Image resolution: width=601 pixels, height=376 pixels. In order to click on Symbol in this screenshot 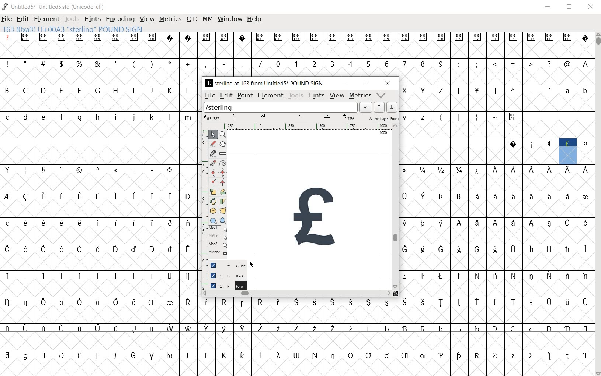, I will do `click(514, 116)`.